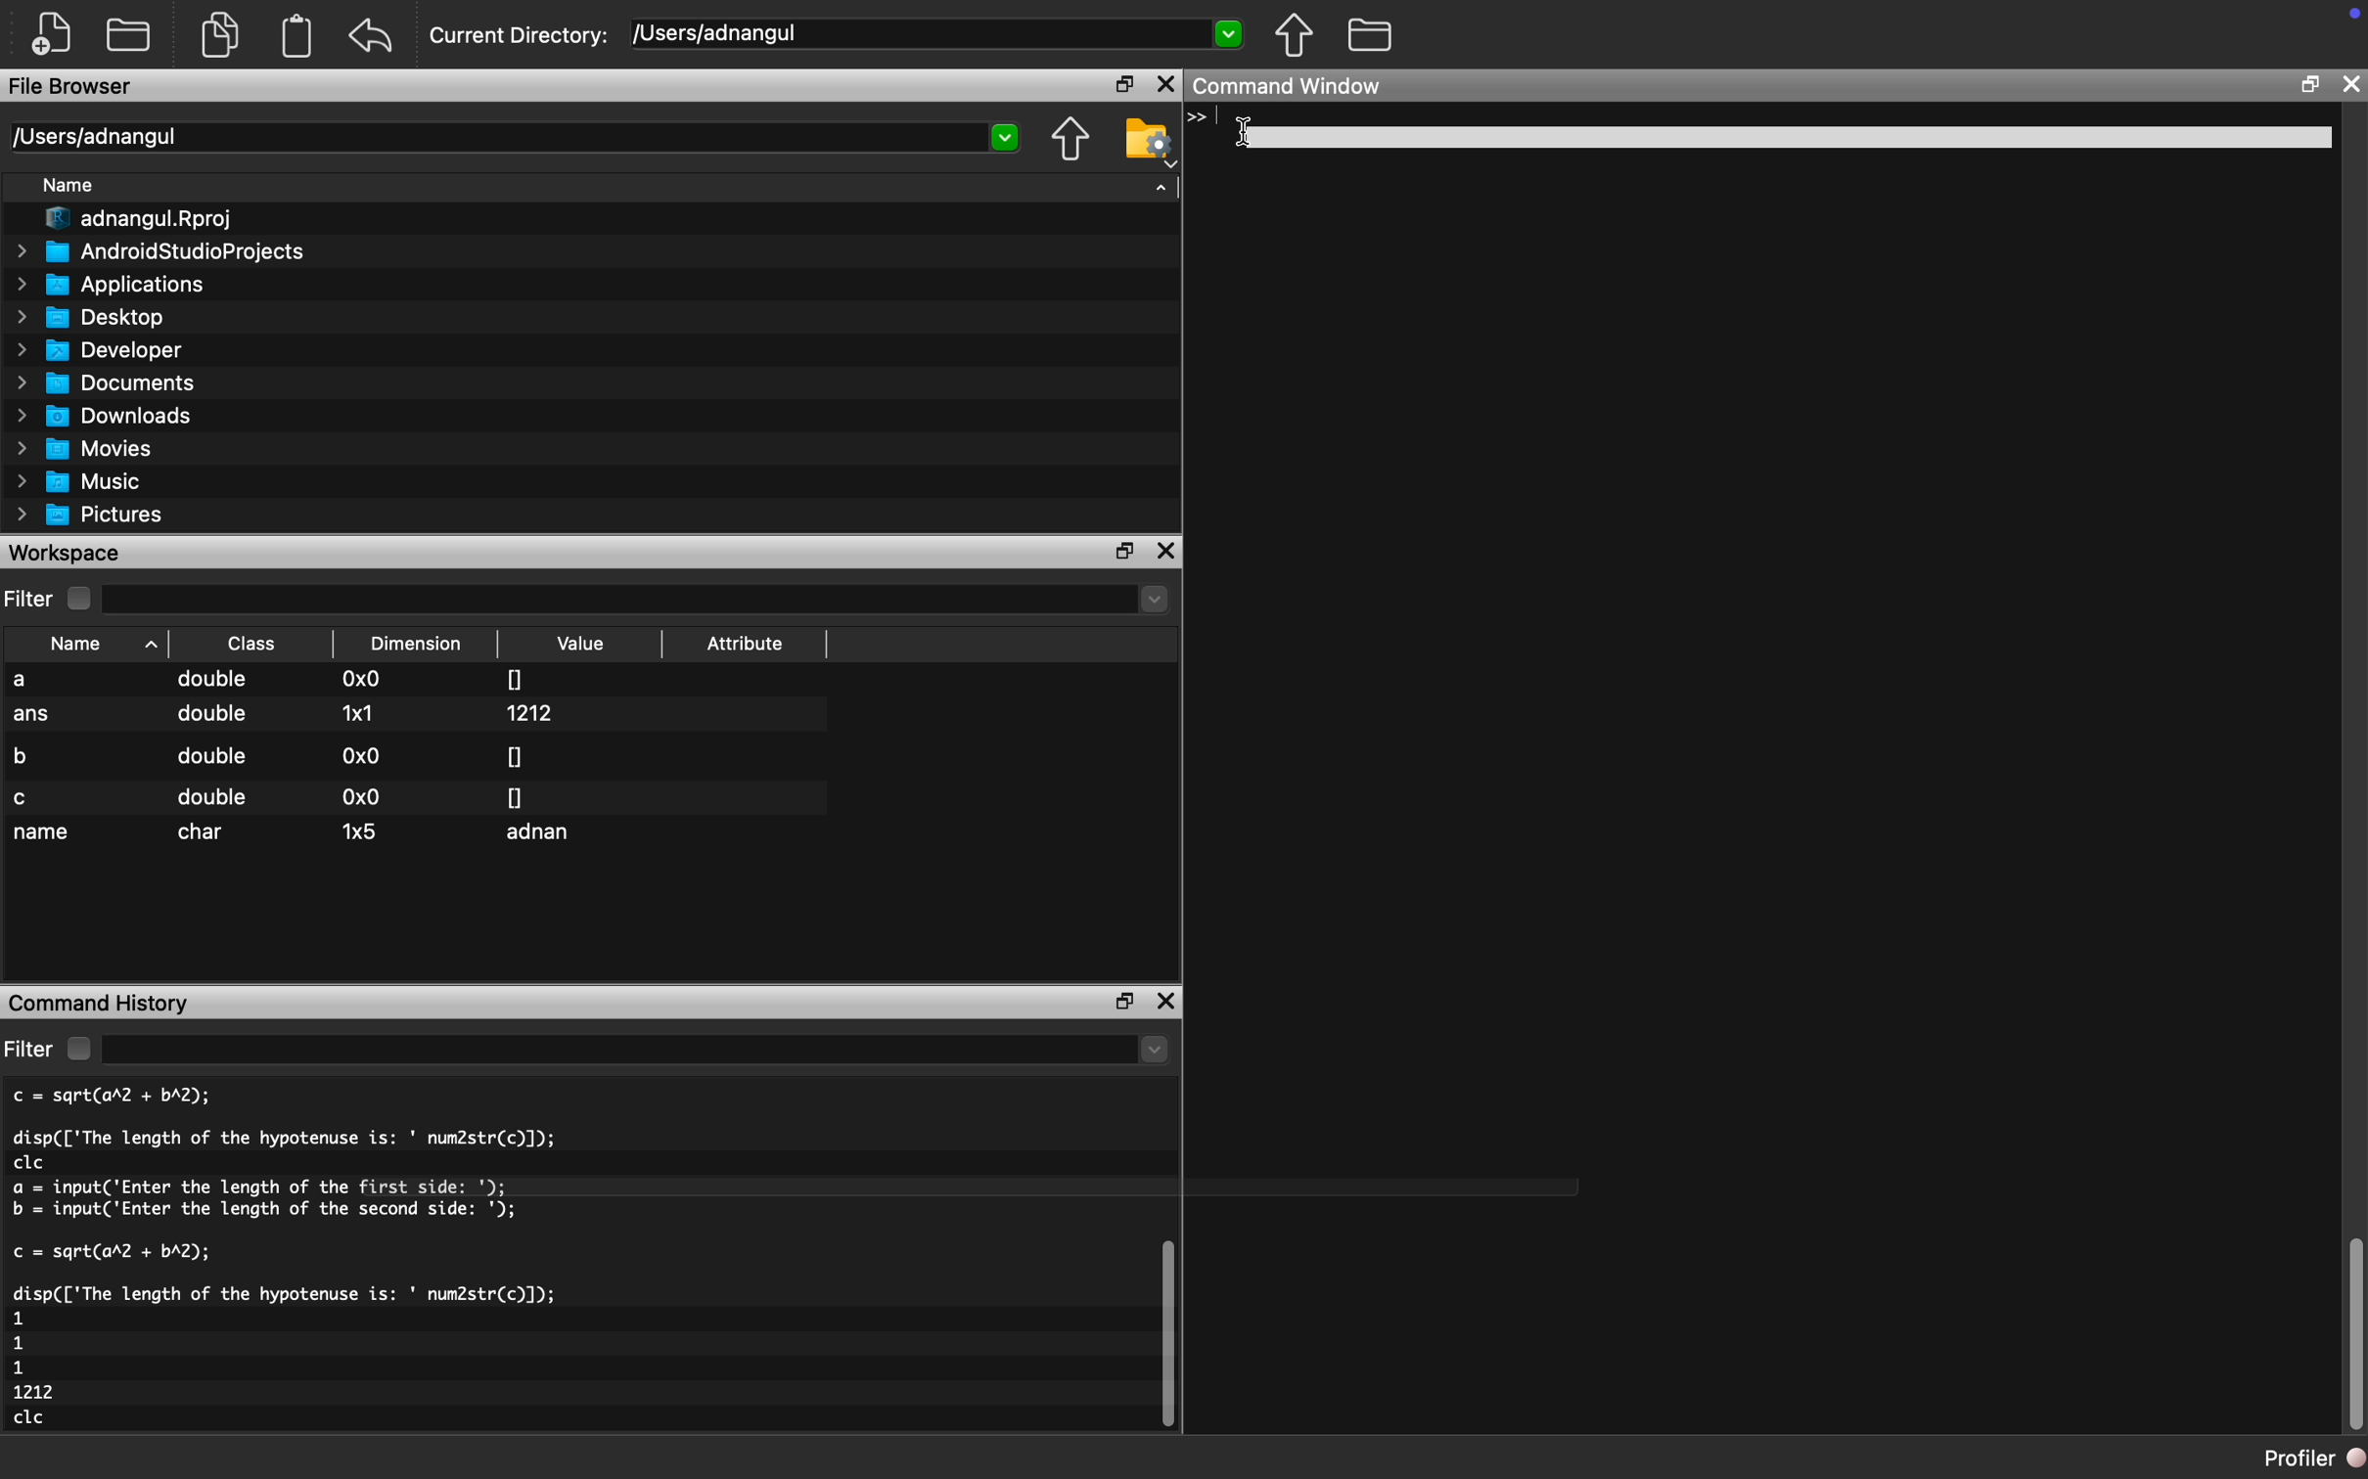 The height and width of the screenshot is (1479, 2368). What do you see at coordinates (206, 832) in the screenshot?
I see `char` at bounding box center [206, 832].